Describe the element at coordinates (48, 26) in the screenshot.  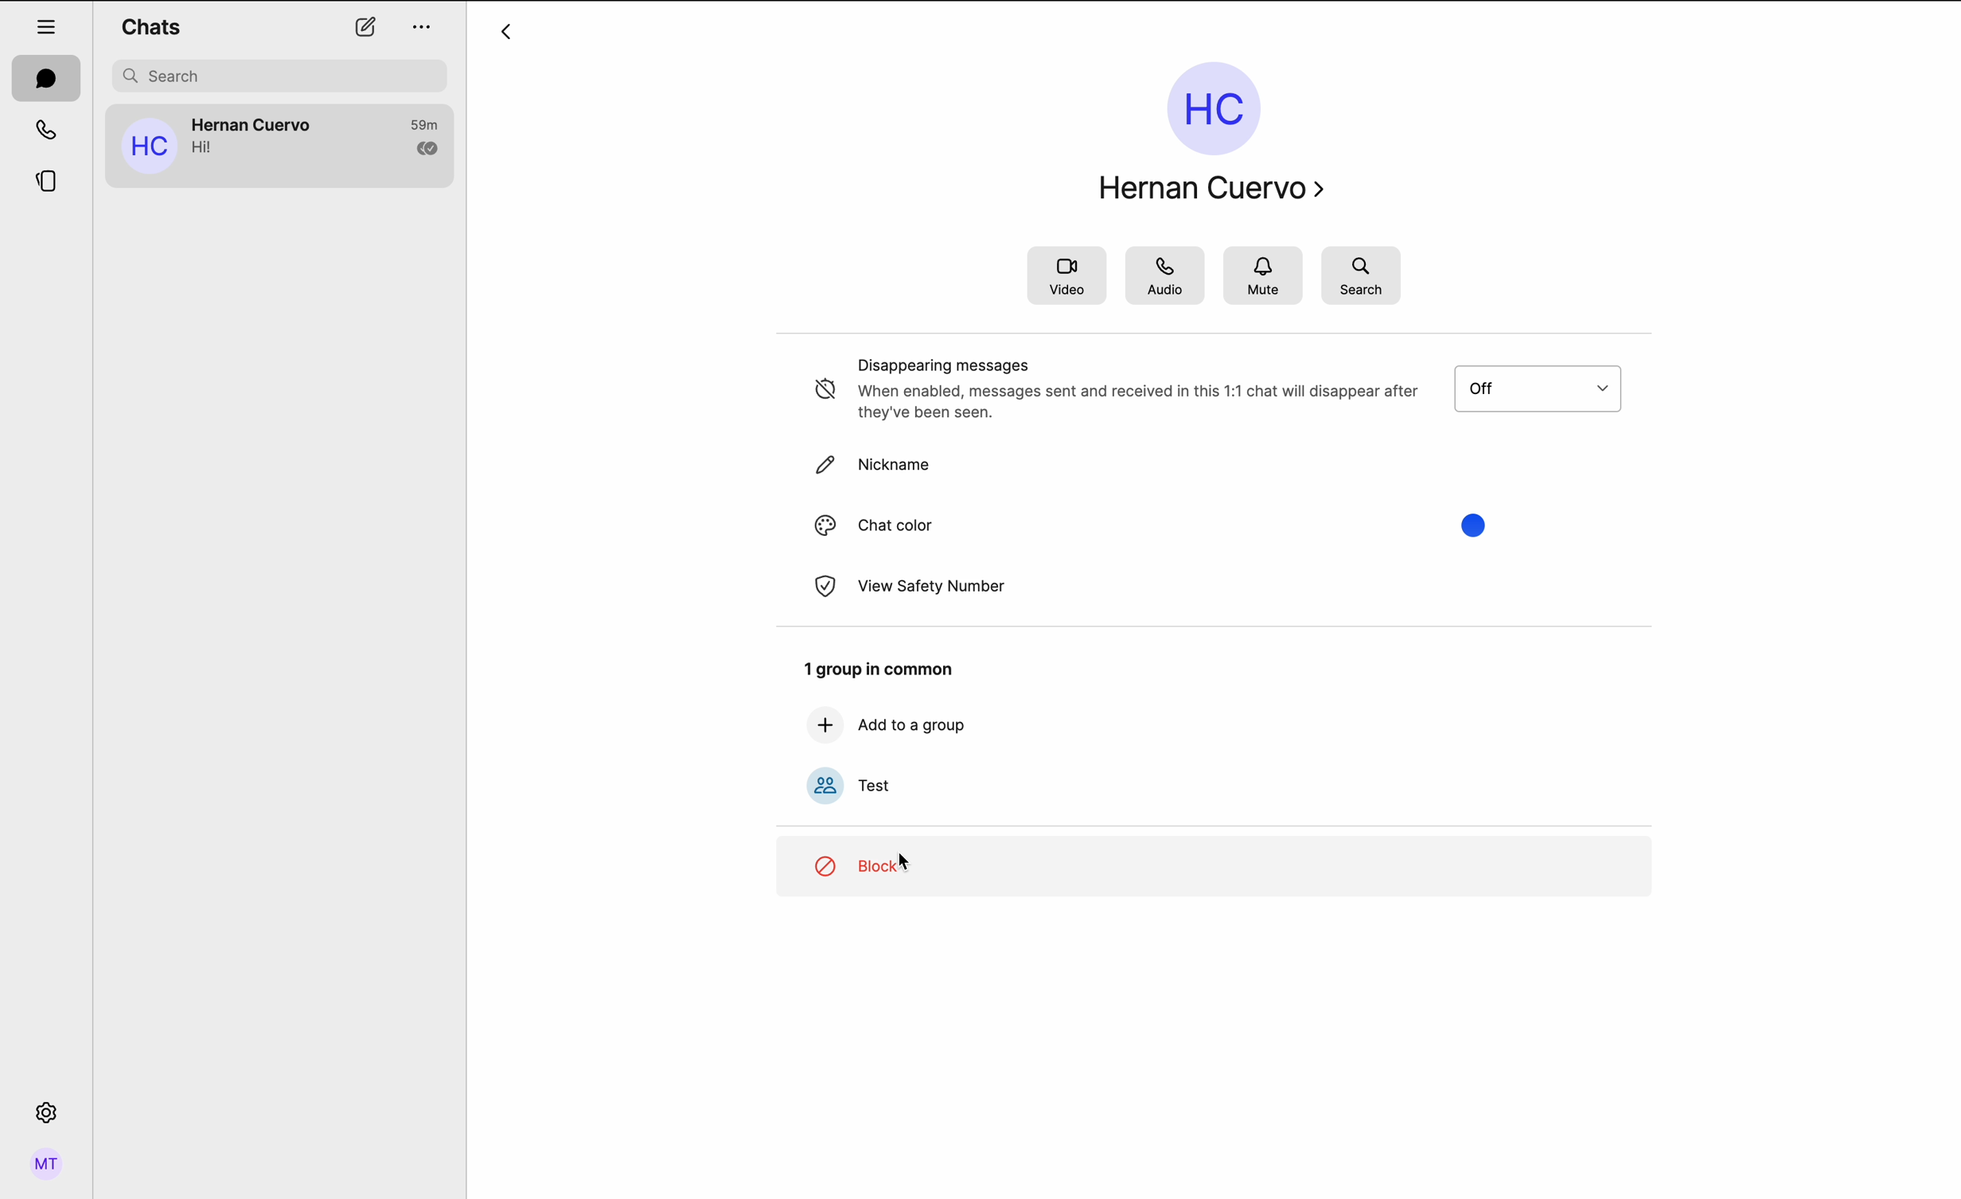
I see `hide tab` at that location.